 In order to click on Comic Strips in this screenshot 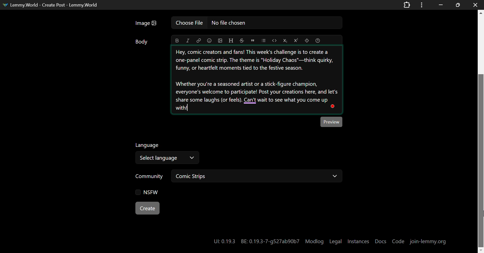, I will do `click(258, 176)`.